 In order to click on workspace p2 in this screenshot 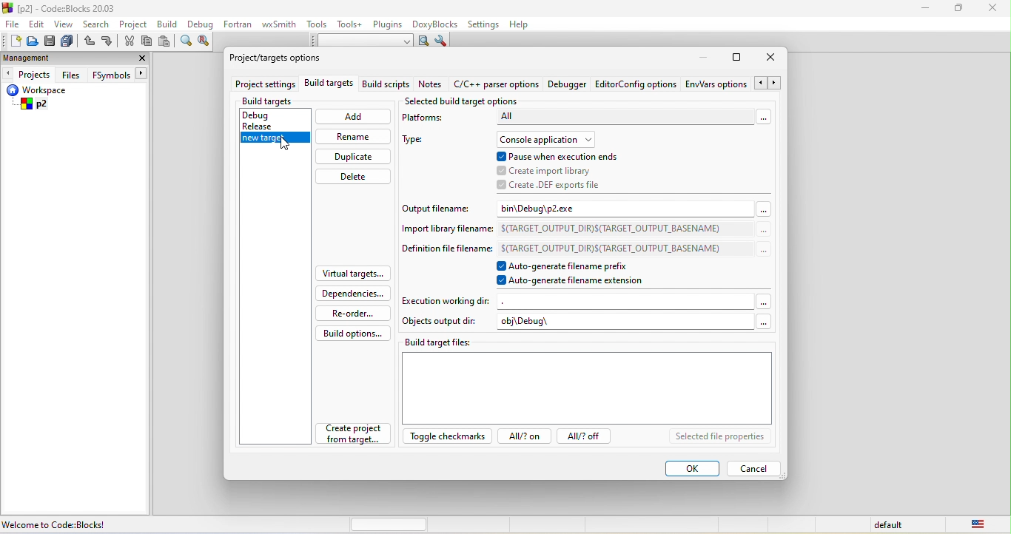, I will do `click(47, 99)`.